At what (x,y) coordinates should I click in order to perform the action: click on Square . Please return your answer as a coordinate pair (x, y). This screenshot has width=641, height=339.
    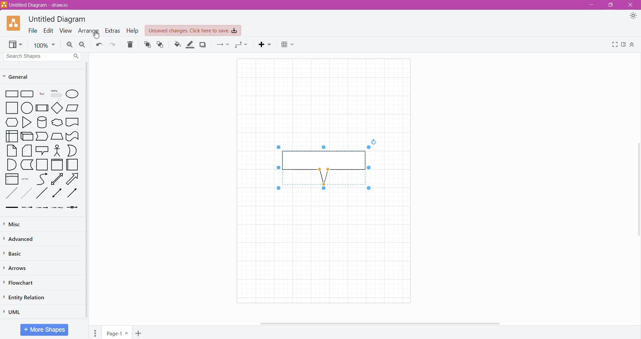
    Looking at the image, I should click on (42, 165).